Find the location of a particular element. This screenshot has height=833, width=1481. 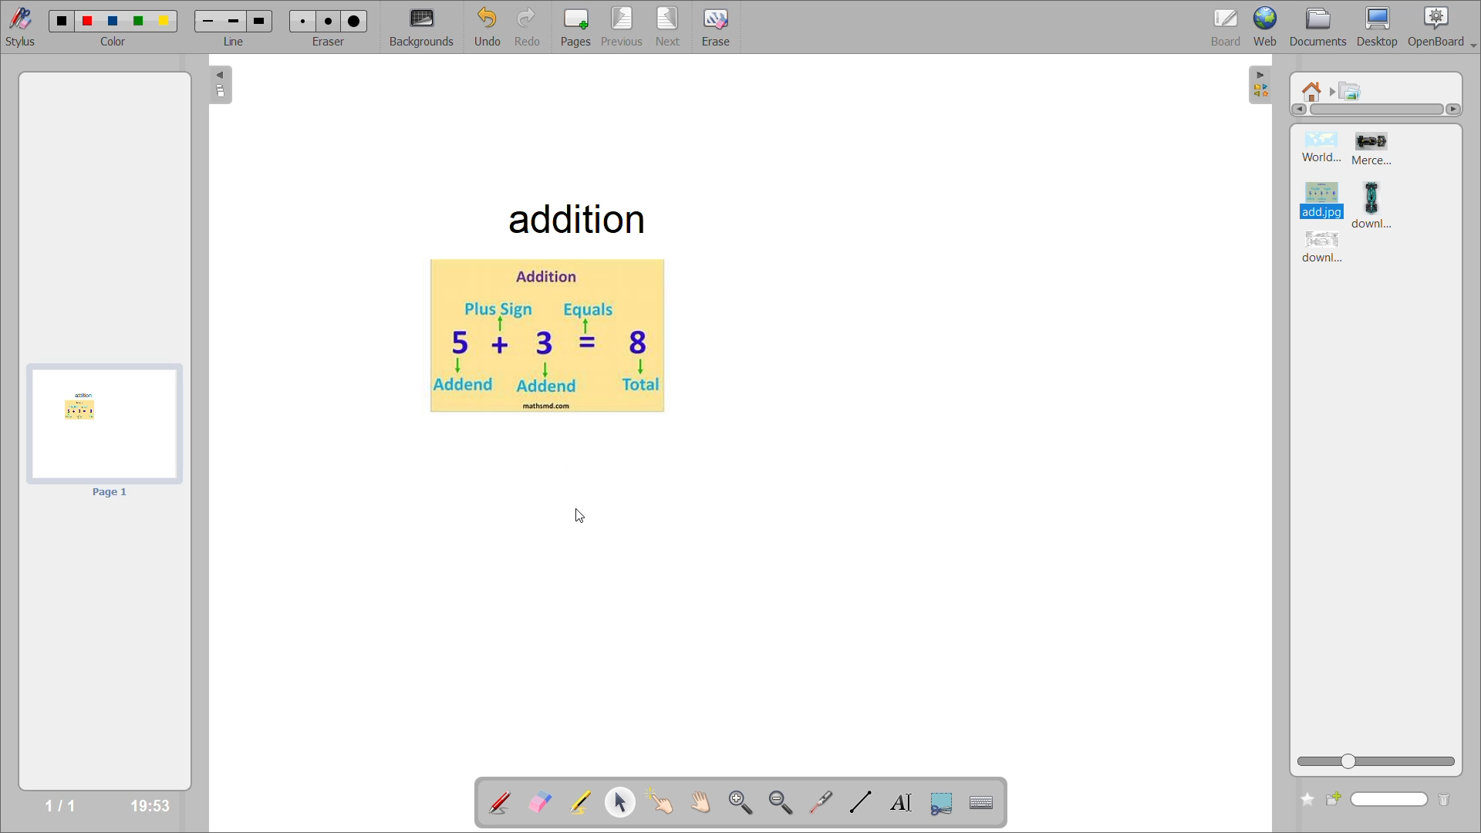

erase annotation is located at coordinates (541, 803).